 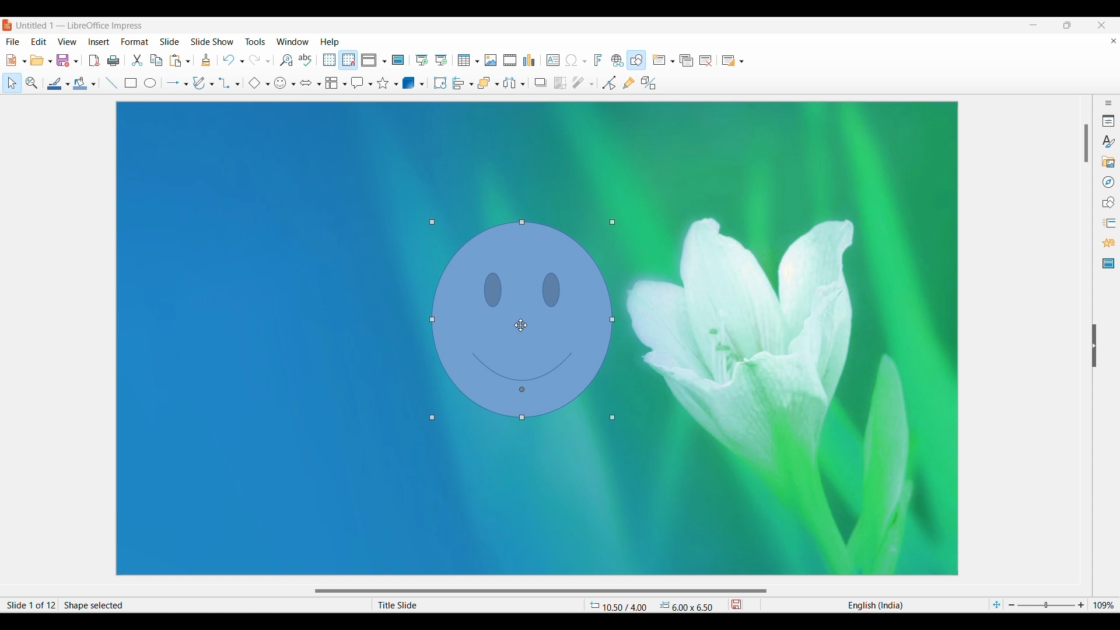 I want to click on Slider to zoom in/out, so click(x=1046, y=604).